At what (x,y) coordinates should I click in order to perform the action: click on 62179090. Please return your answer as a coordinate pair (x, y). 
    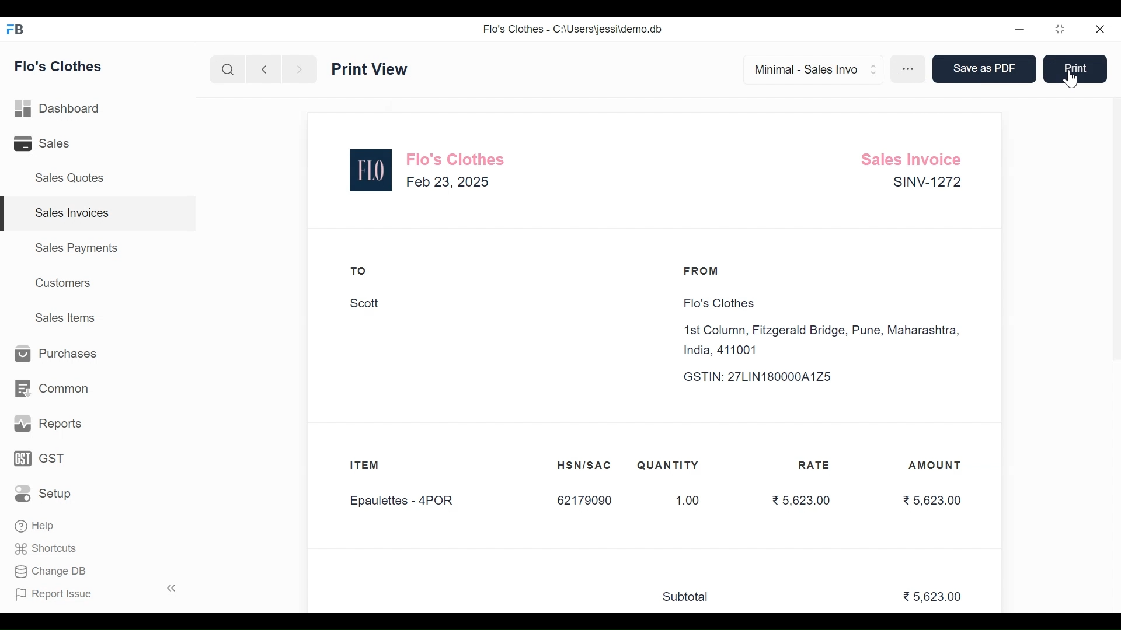
    Looking at the image, I should click on (584, 501).